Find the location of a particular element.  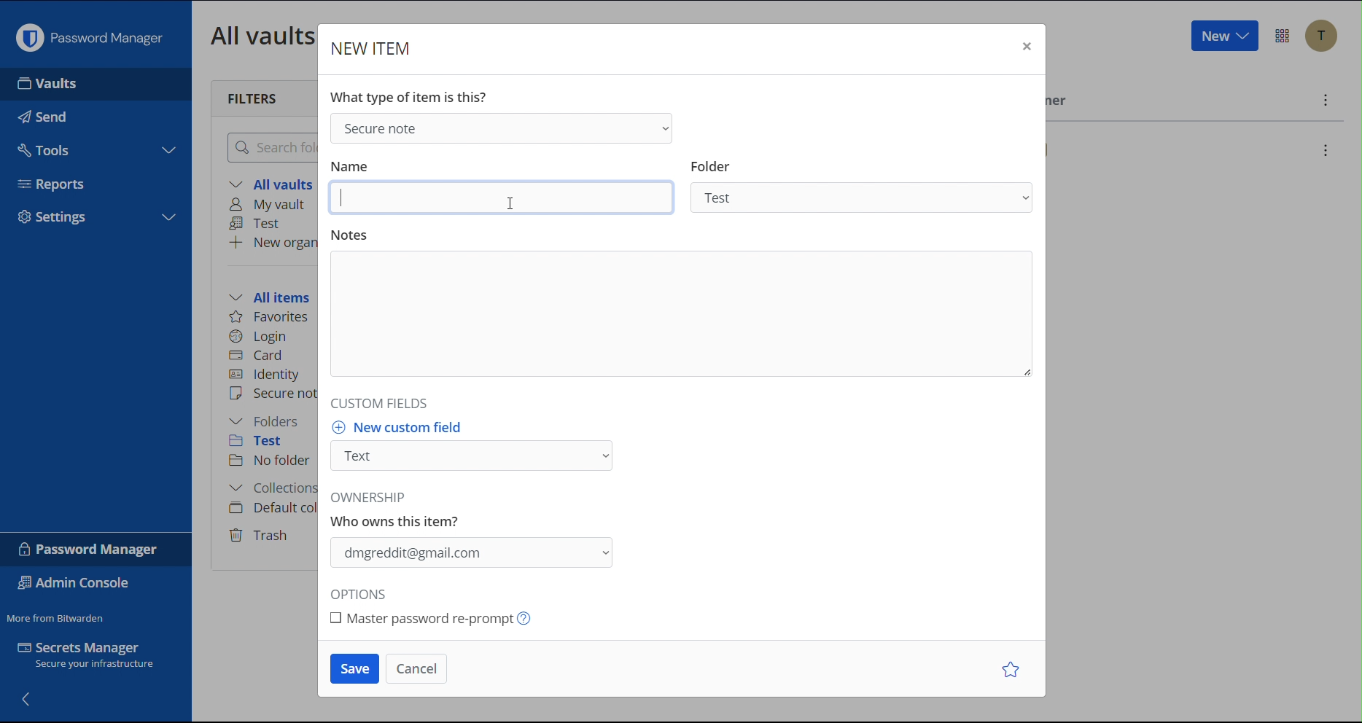

Filters is located at coordinates (254, 97).